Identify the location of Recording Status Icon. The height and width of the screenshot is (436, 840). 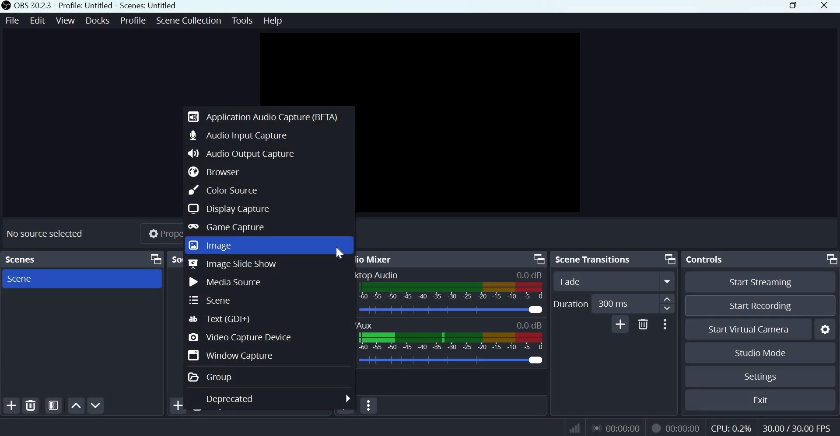
(656, 428).